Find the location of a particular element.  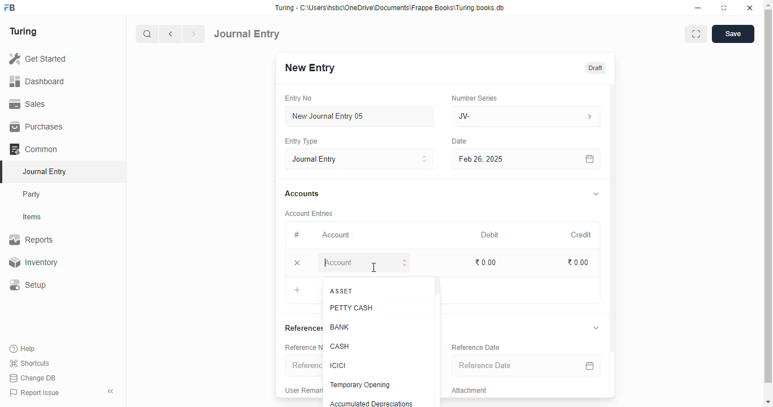

setup is located at coordinates (29, 285).